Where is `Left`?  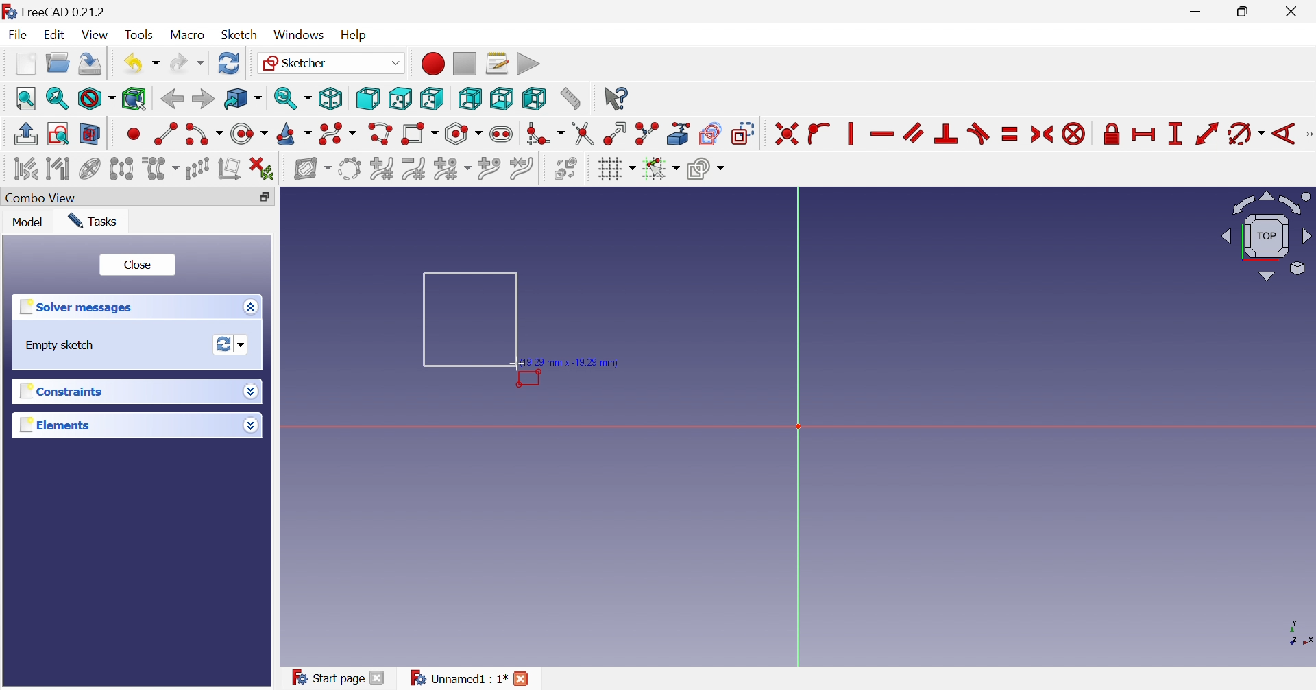 Left is located at coordinates (533, 99).